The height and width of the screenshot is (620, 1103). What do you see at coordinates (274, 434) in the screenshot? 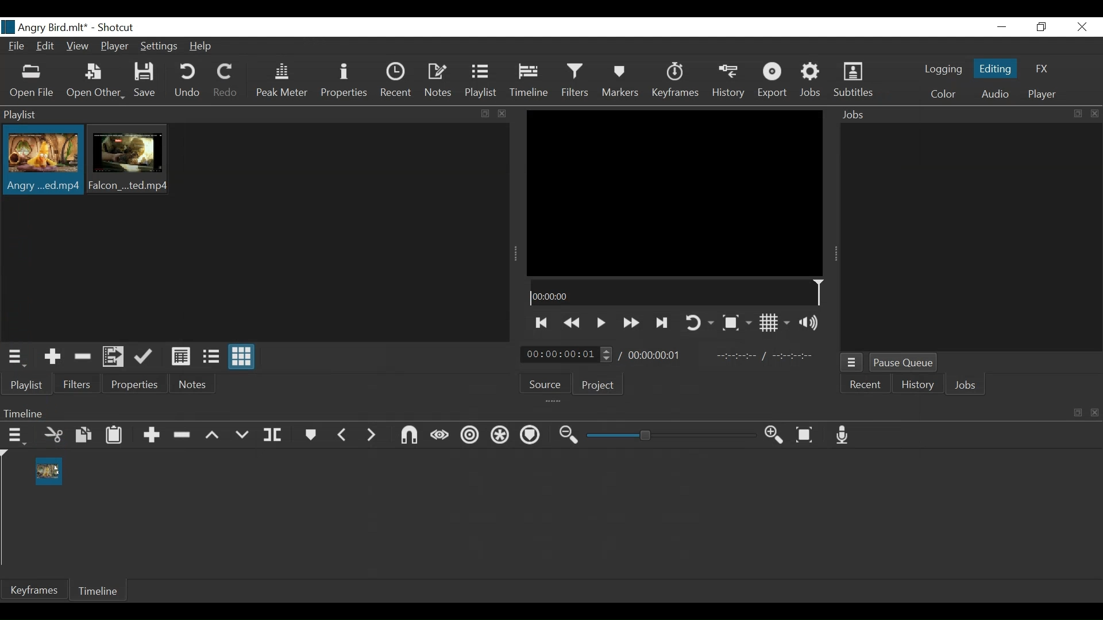
I see `Split at playhead` at bounding box center [274, 434].